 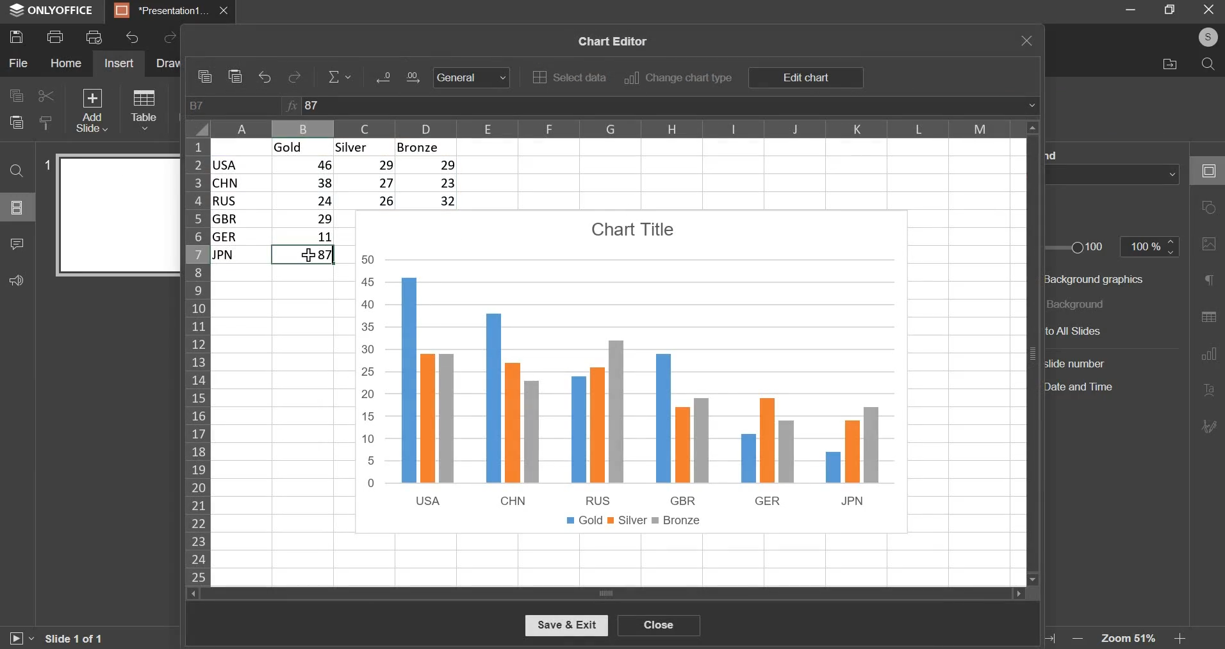 What do you see at coordinates (659, 625) in the screenshot?
I see `close` at bounding box center [659, 625].